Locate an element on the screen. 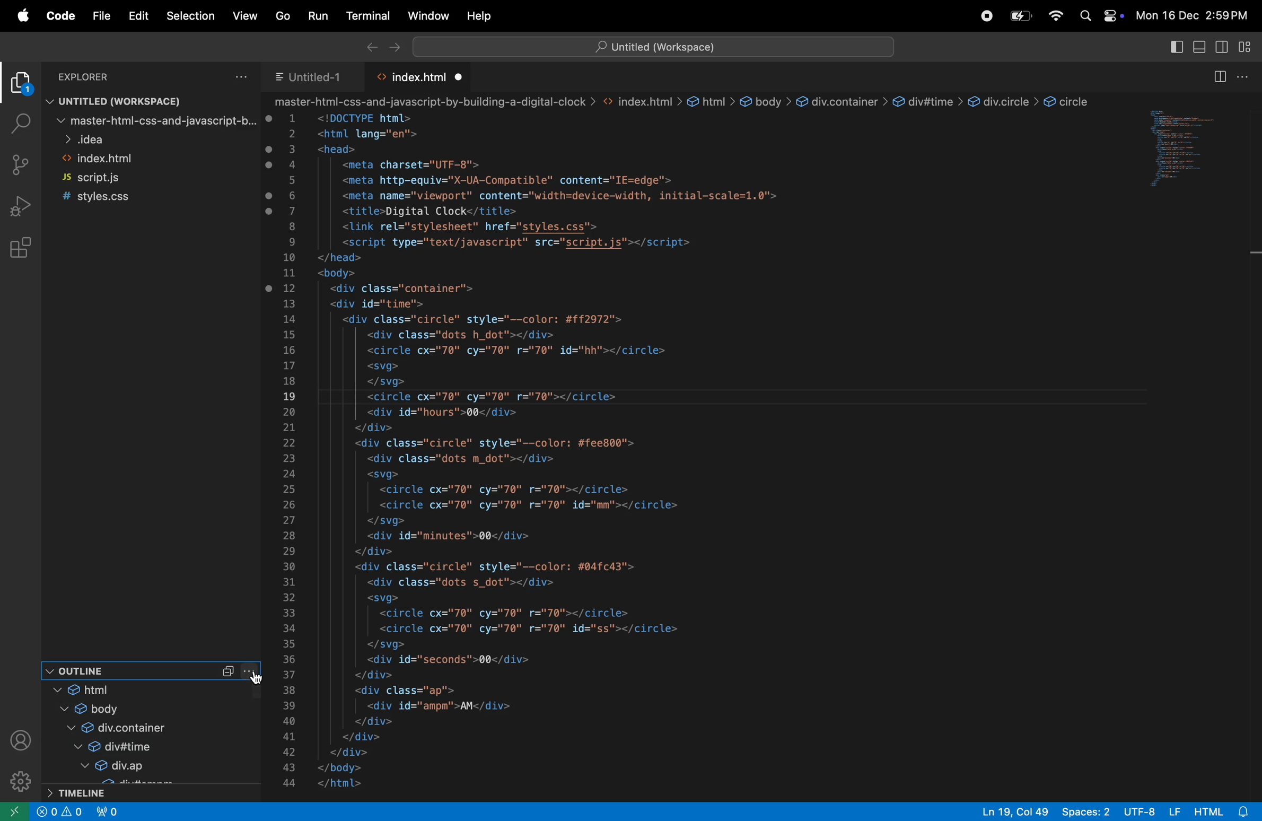 Image resolution: width=1262 pixels, height=821 pixels. toggle panel is located at coordinates (1200, 48).